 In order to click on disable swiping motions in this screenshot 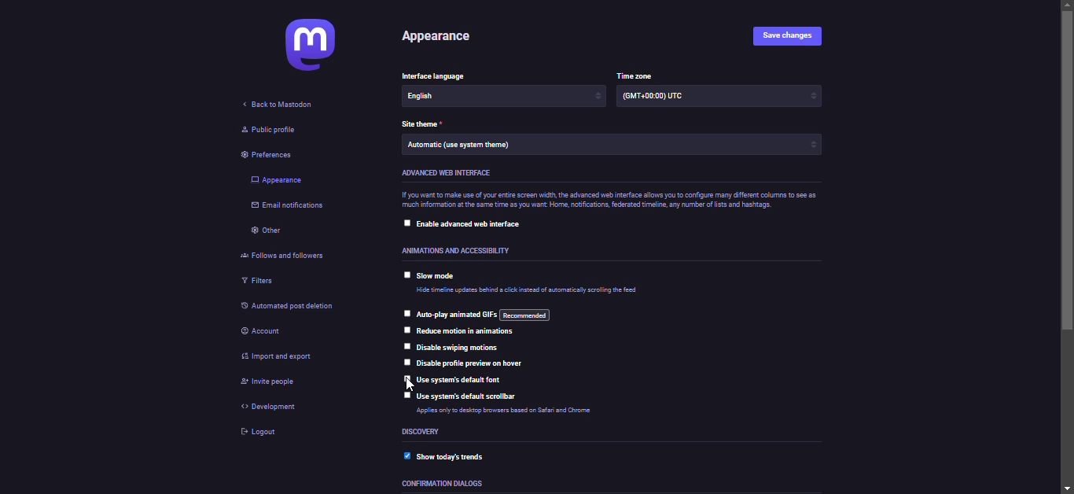, I will do `click(458, 347)`.